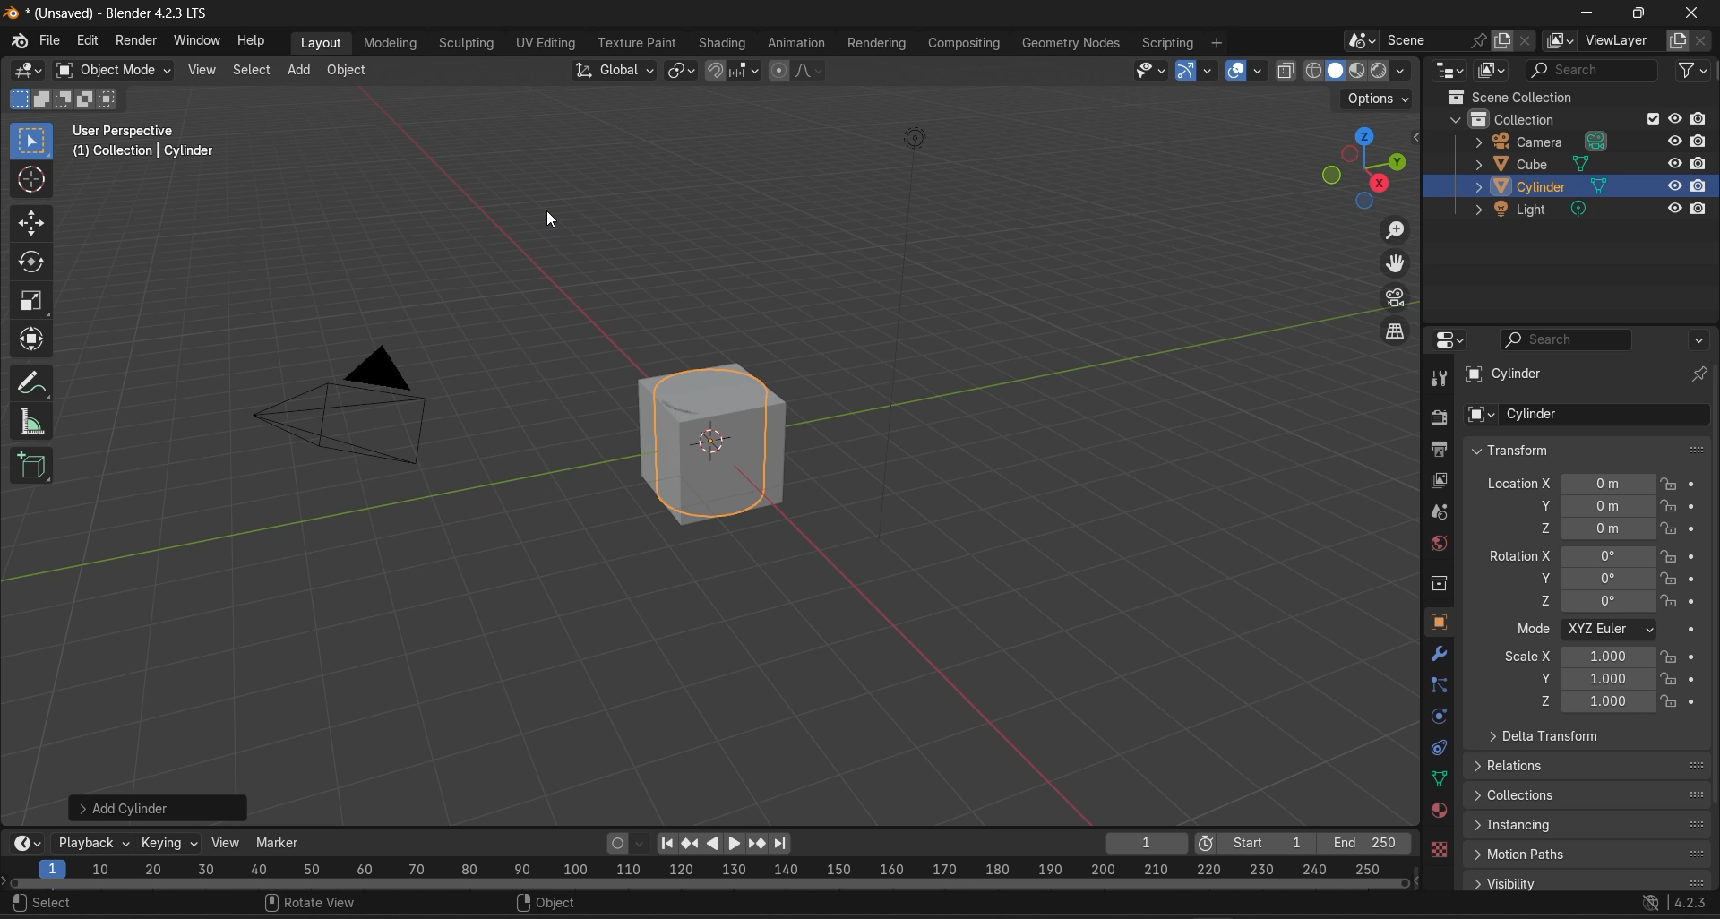  I want to click on lock scale, so click(1670, 701).